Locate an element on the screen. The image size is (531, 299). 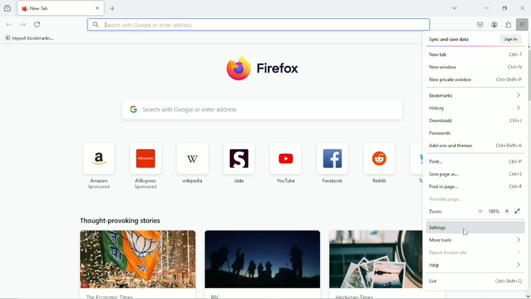
minimize is located at coordinates (486, 7).